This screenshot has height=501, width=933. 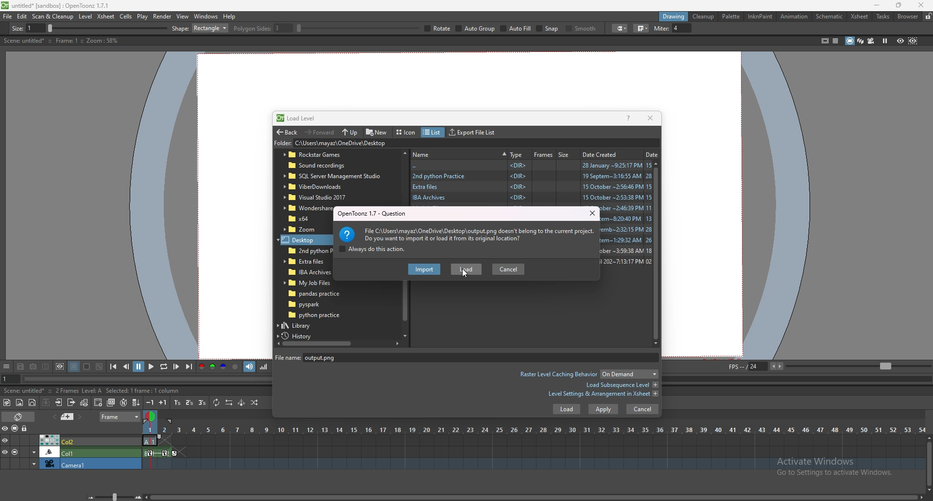 What do you see at coordinates (121, 416) in the screenshot?
I see `frame` at bounding box center [121, 416].